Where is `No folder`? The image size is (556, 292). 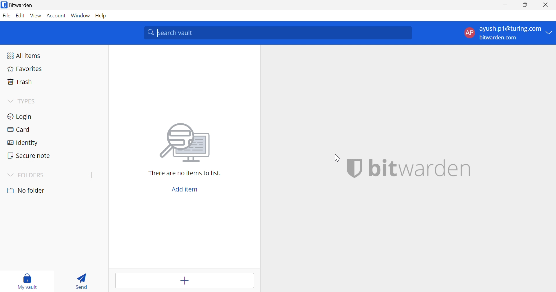
No folder is located at coordinates (27, 190).